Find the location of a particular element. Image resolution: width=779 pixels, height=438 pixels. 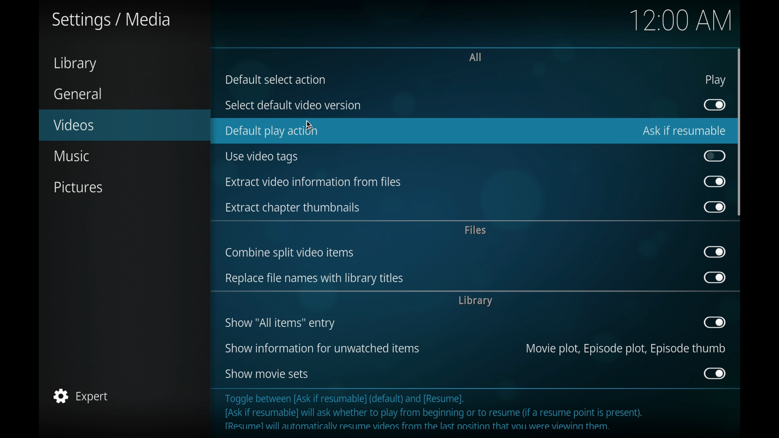

play is located at coordinates (716, 80).